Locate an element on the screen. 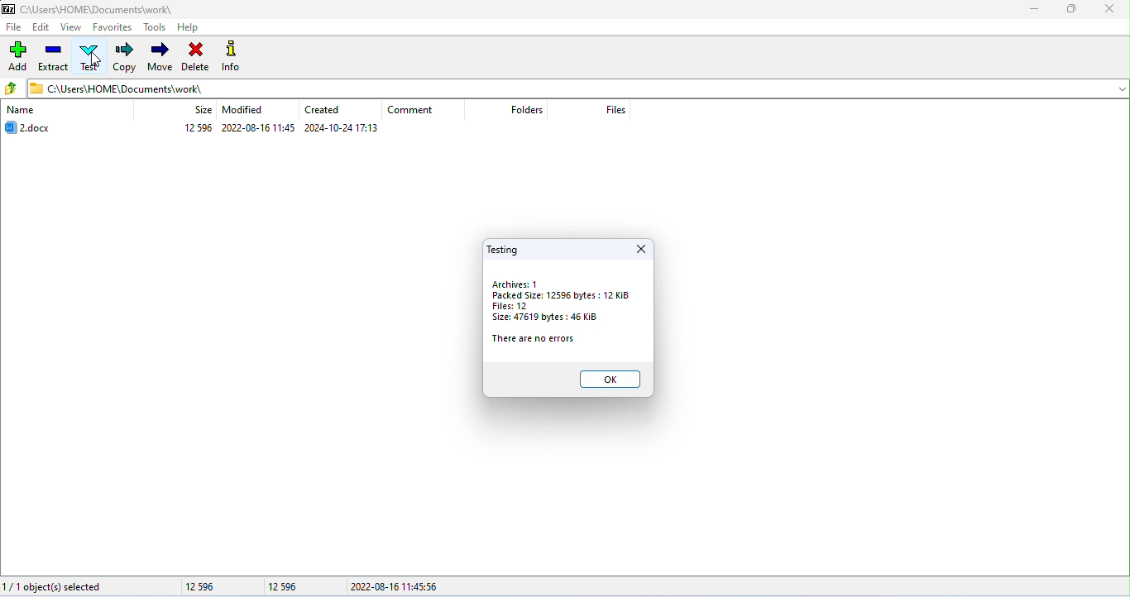 The height and width of the screenshot is (597, 1130). edit is located at coordinates (41, 26).